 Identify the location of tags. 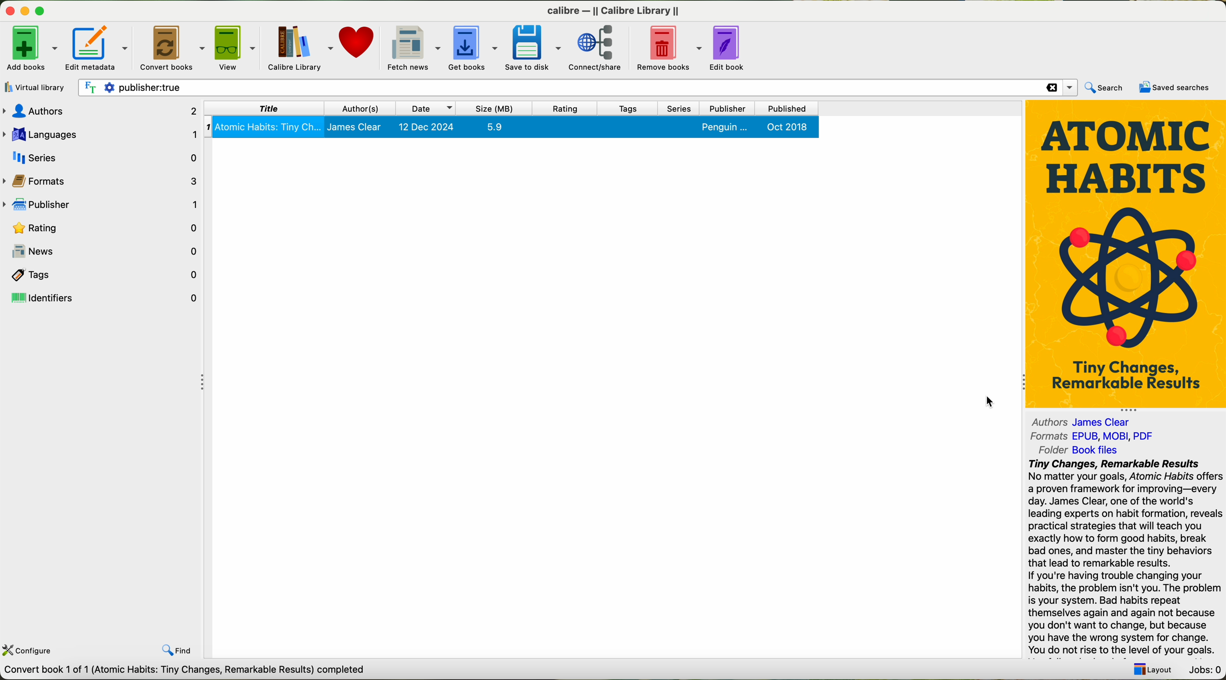
(104, 276).